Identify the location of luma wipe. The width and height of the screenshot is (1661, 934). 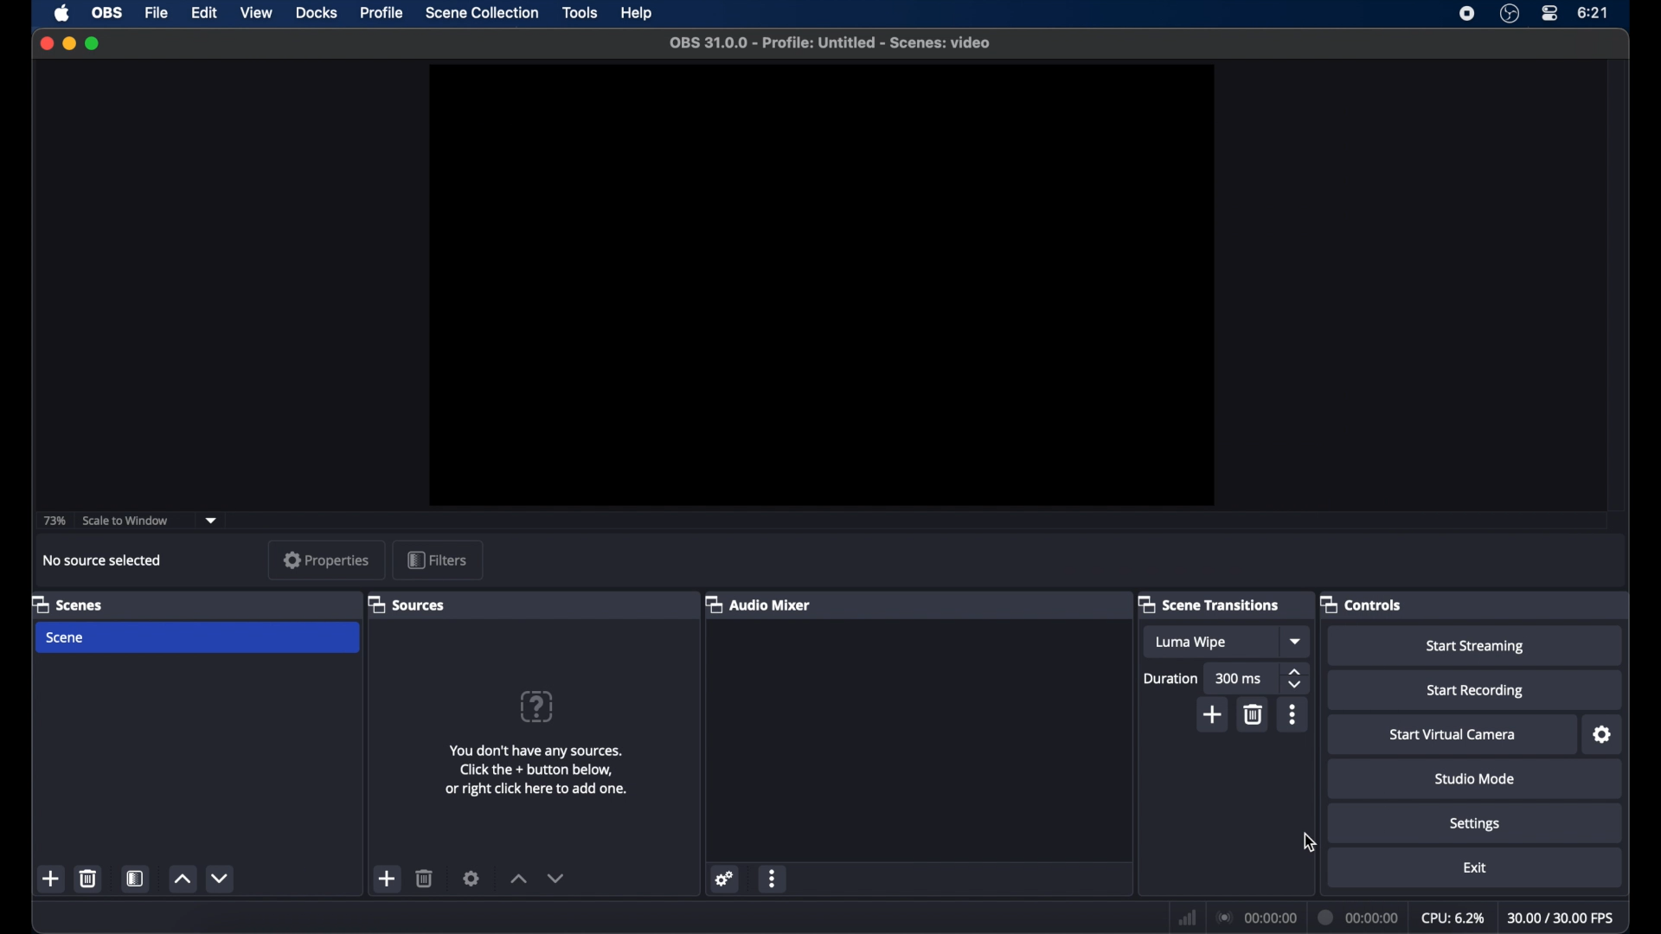
(1190, 642).